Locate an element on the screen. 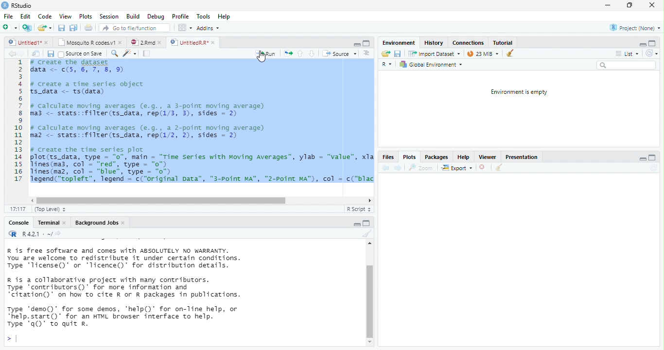 The height and width of the screenshot is (350, 664). close is located at coordinates (214, 43).